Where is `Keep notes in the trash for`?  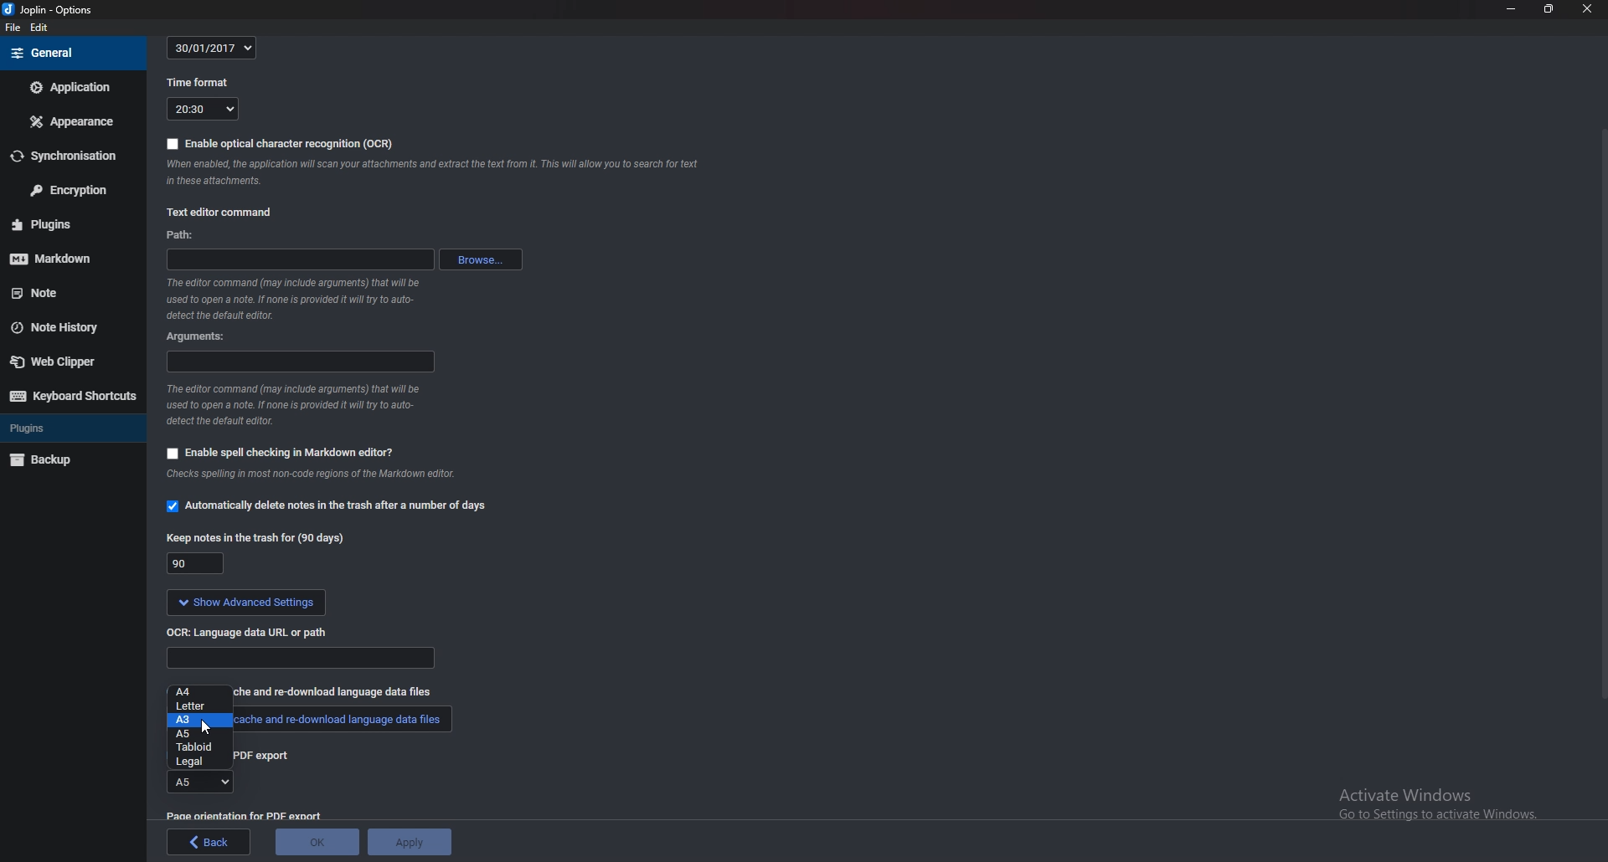
Keep notes in the trash for is located at coordinates (195, 562).